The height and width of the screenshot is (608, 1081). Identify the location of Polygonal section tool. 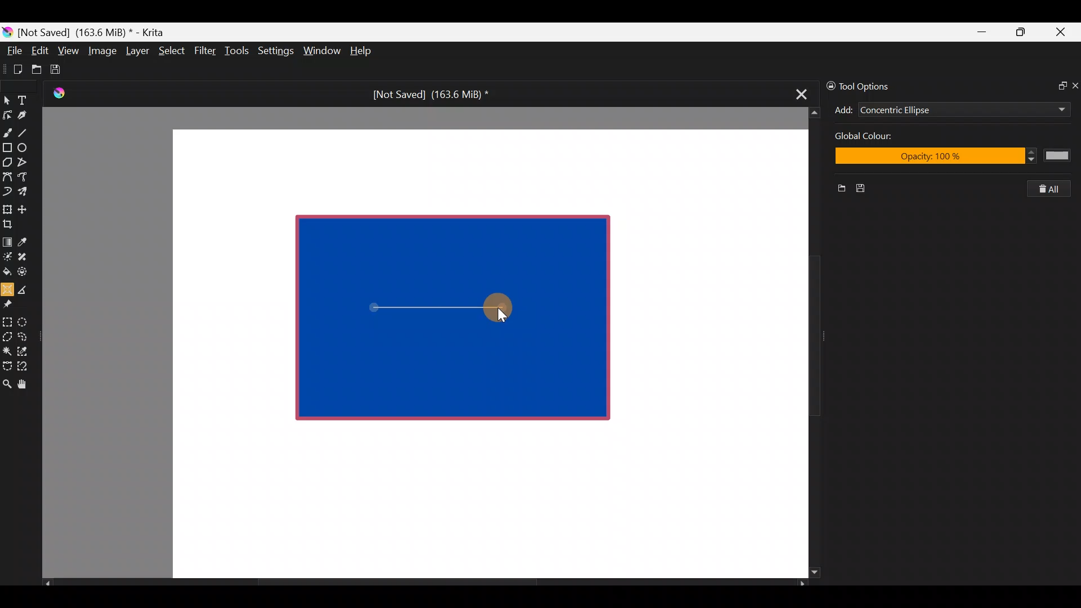
(7, 334).